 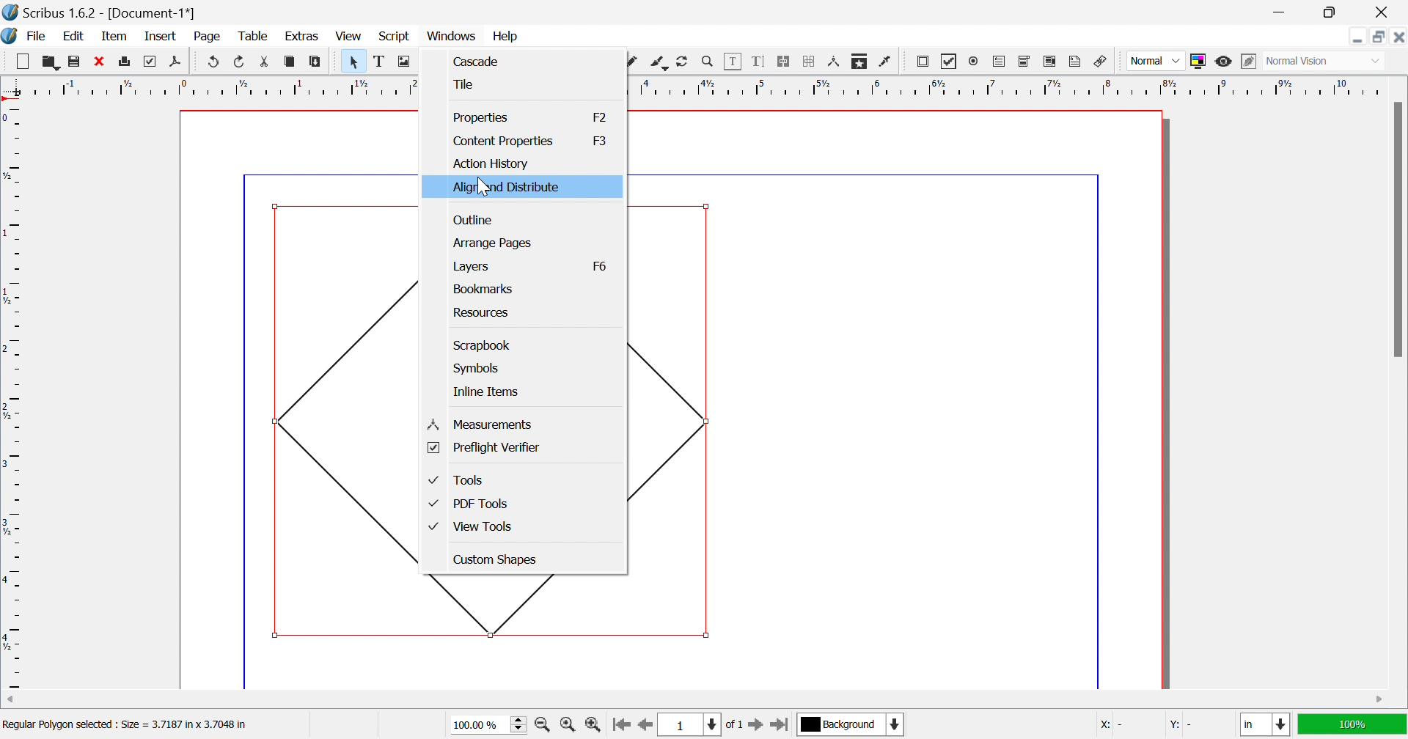 I want to click on Copy item properties, so click(x=858, y=62).